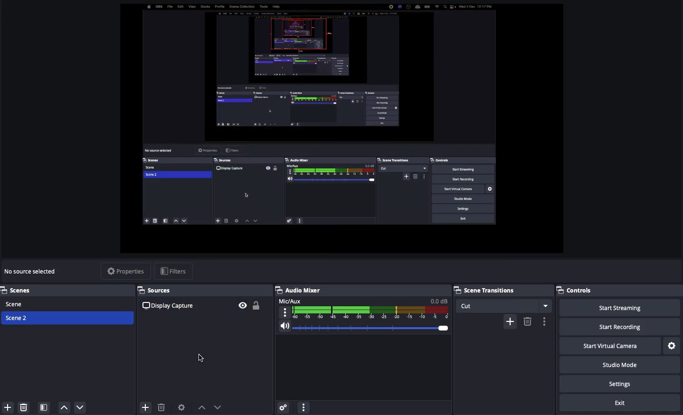 This screenshot has height=415, width=683. Describe the element at coordinates (44, 407) in the screenshot. I see `Scene filter` at that location.